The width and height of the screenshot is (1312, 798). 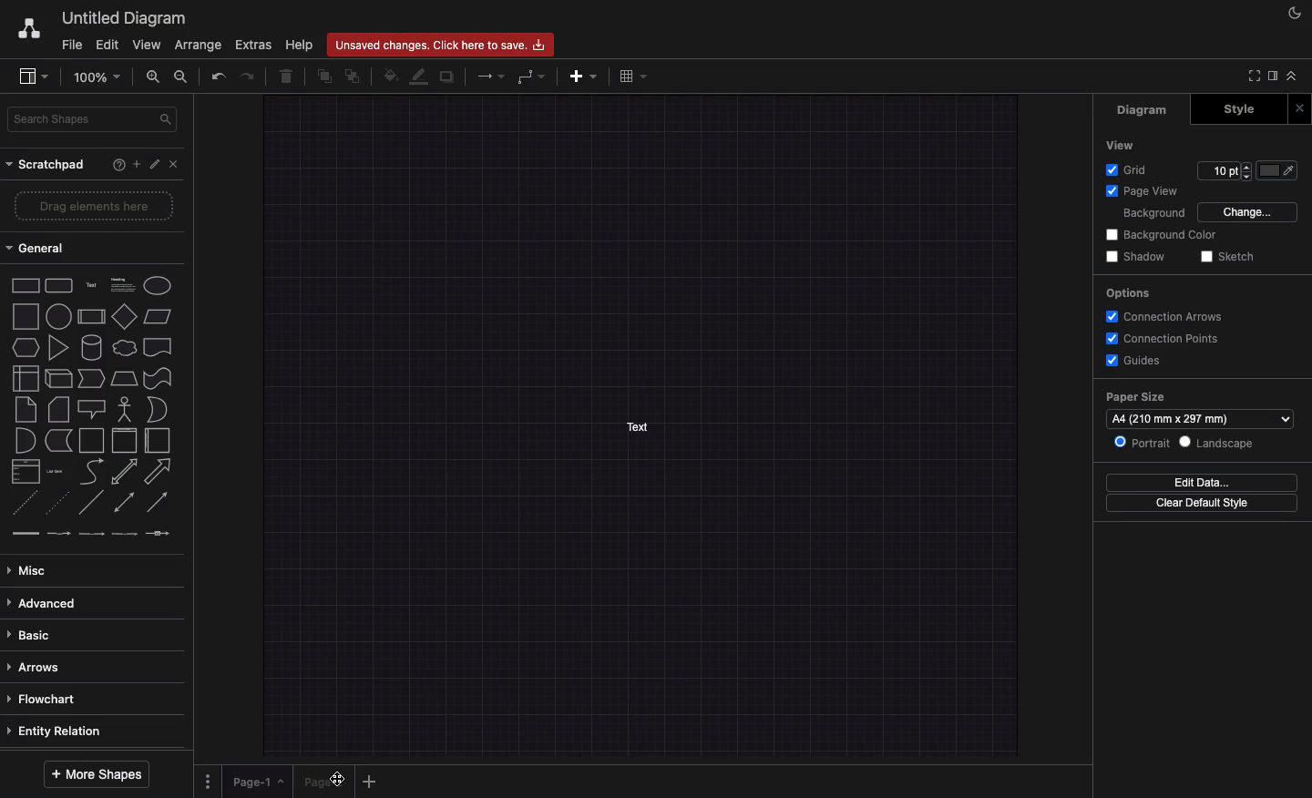 I want to click on View, so click(x=148, y=44).